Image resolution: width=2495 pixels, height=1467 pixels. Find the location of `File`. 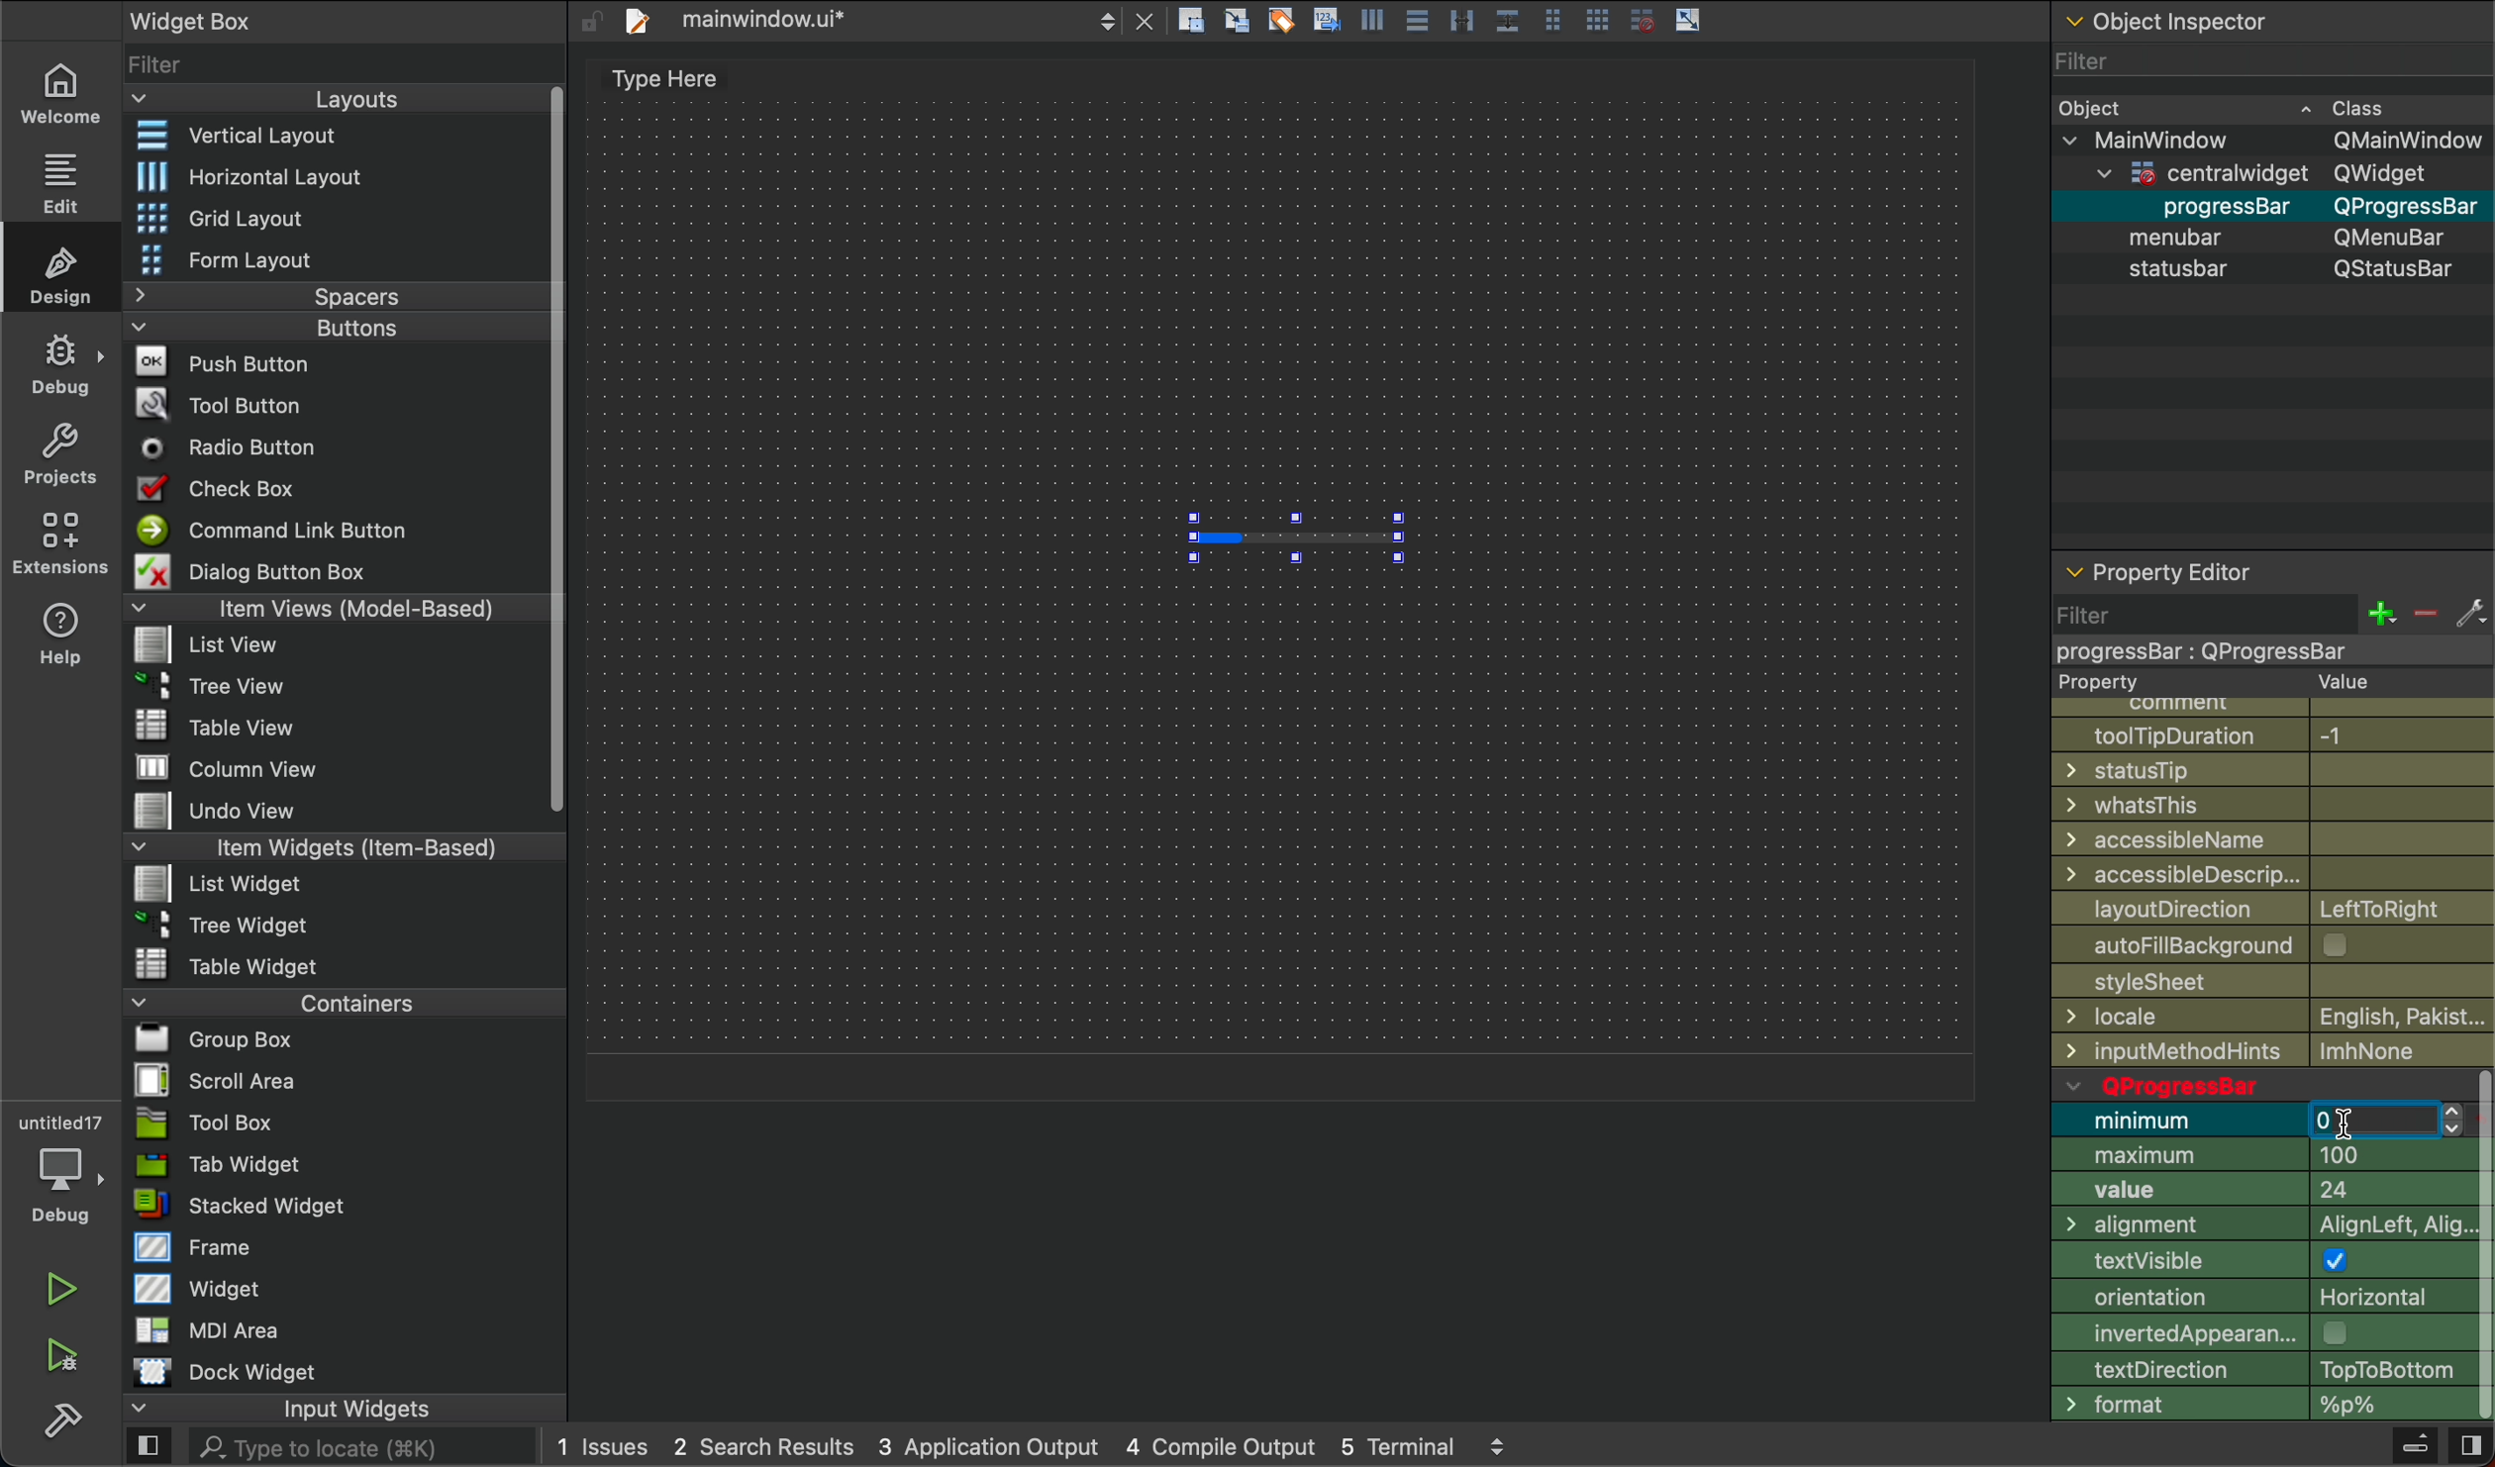

File is located at coordinates (240, 812).